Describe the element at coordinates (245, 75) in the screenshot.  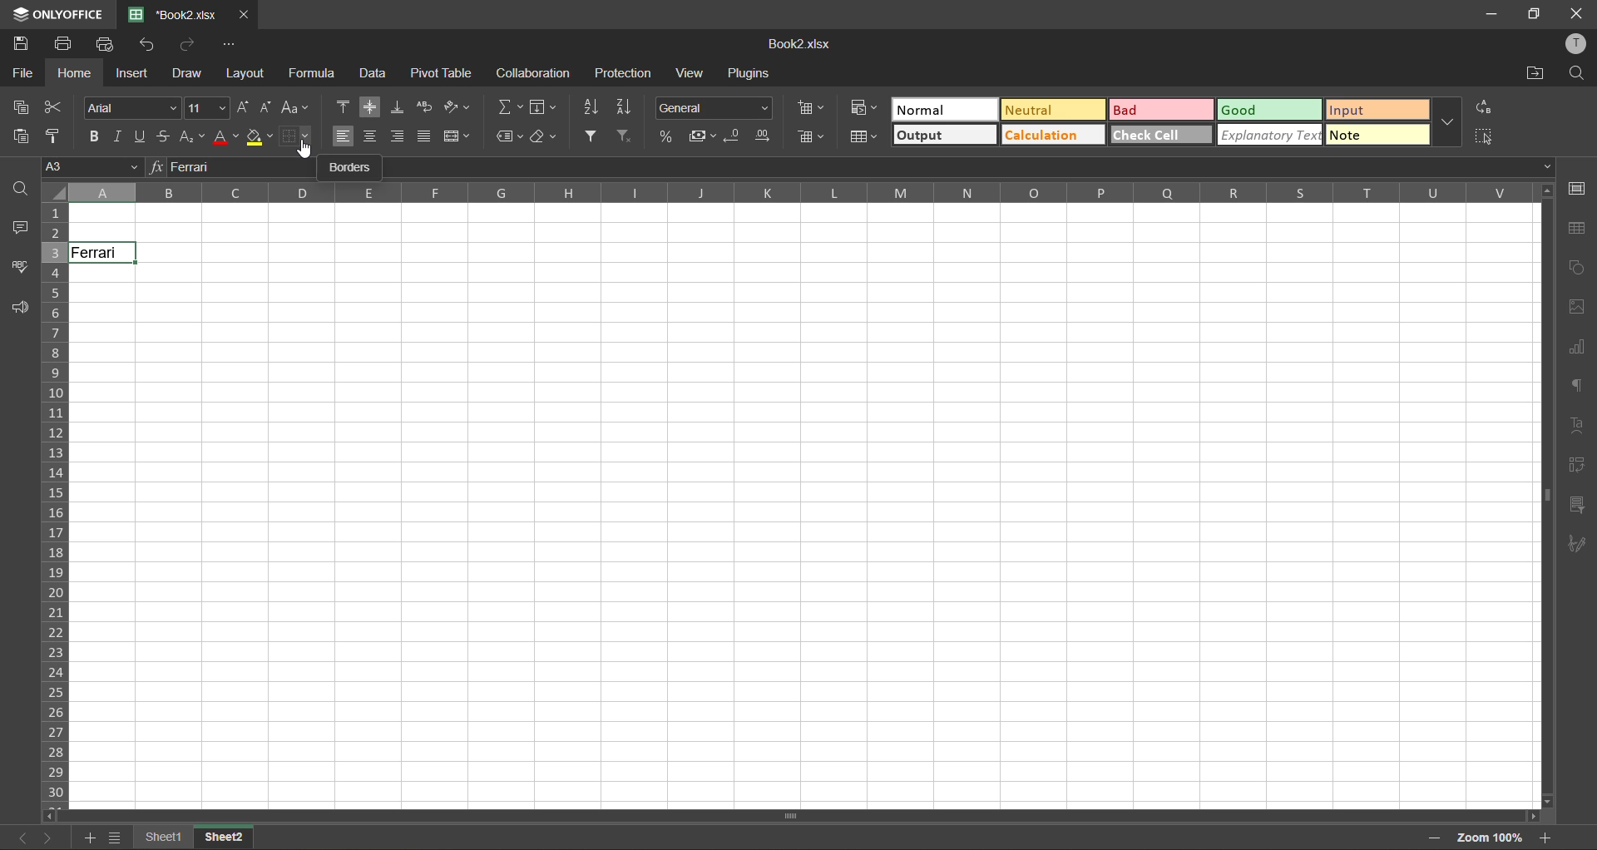
I see `layout` at that location.